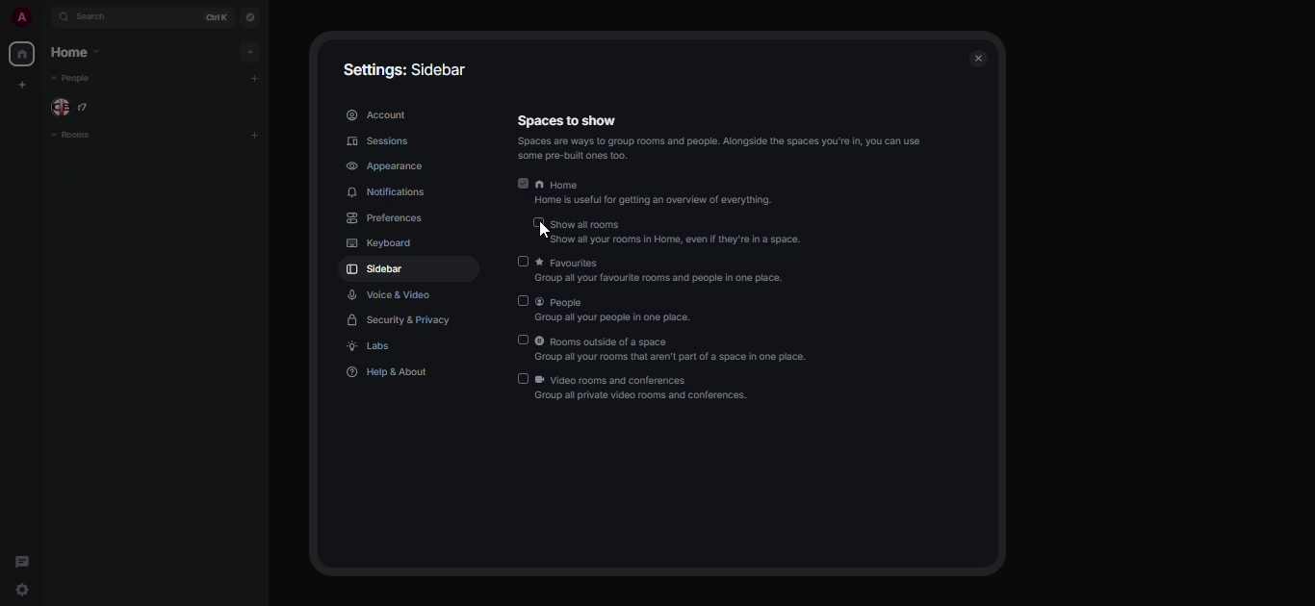 The image size is (1315, 606). Describe the element at coordinates (980, 58) in the screenshot. I see `close` at that location.